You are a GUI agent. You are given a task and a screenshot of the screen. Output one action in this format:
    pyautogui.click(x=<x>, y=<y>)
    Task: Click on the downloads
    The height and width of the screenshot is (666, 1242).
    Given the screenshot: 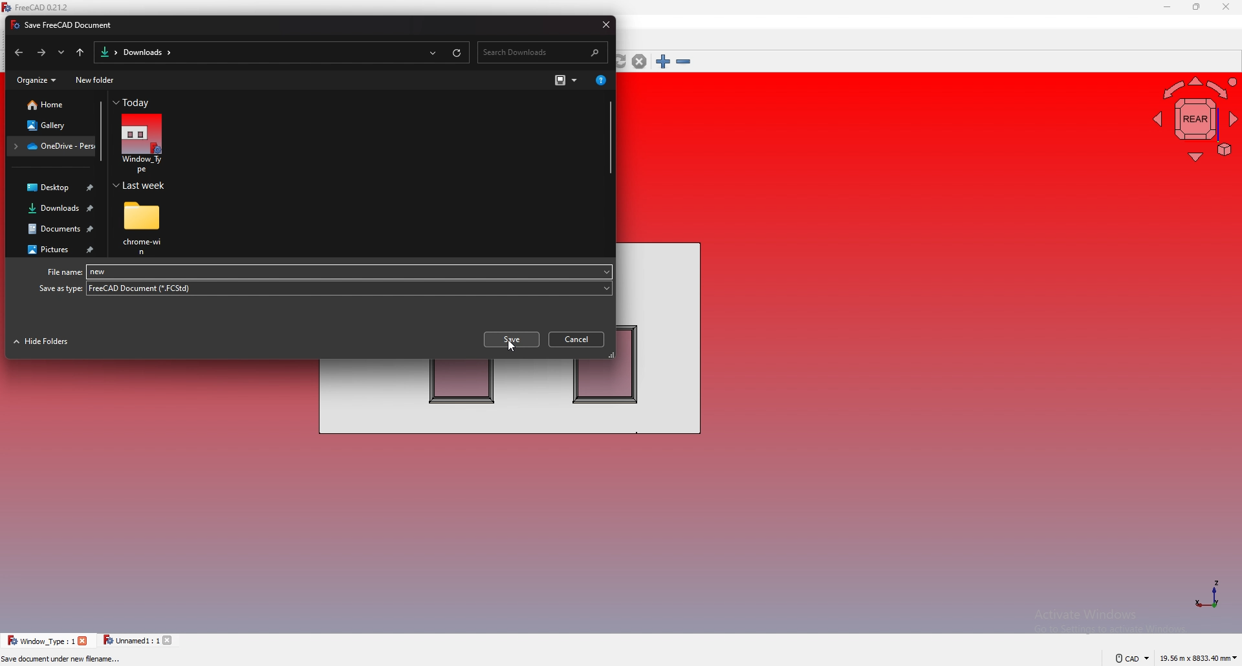 What is the action you would take?
    pyautogui.click(x=54, y=209)
    